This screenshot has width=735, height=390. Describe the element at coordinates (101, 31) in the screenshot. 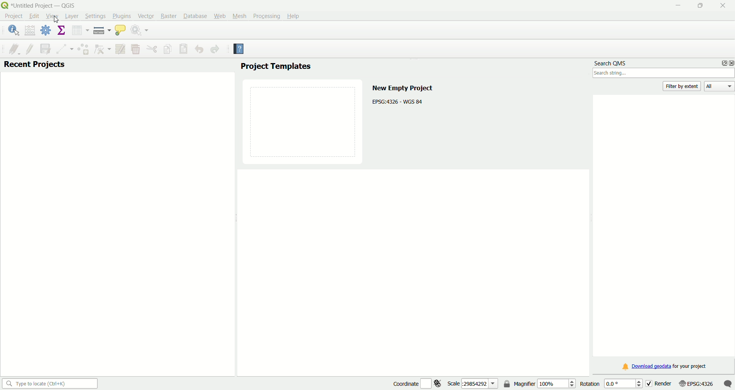

I see `measure line` at that location.